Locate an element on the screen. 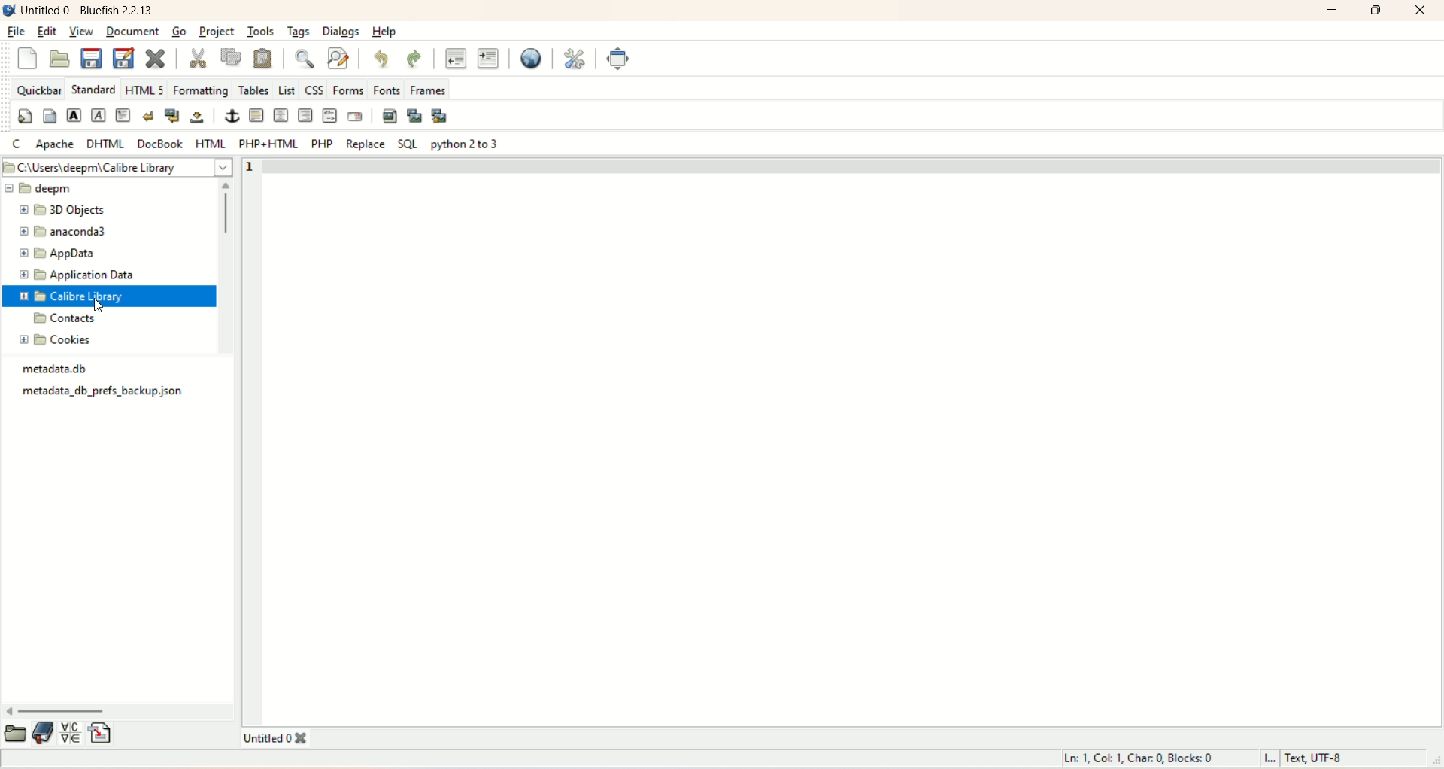 The image size is (1444, 769). insert file is located at coordinates (102, 732).